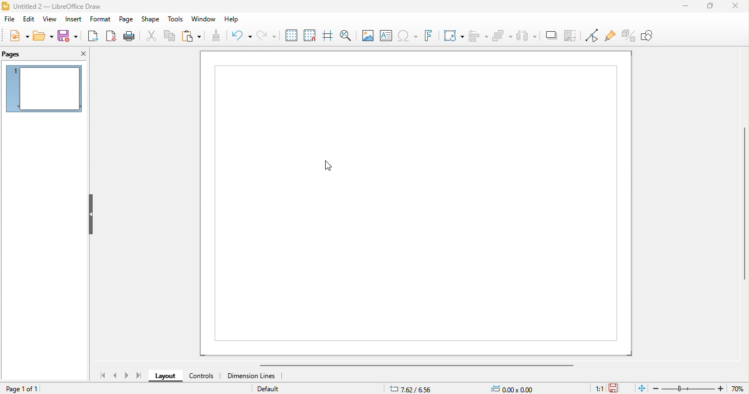 The width and height of the screenshot is (749, 394). What do you see at coordinates (290, 34) in the screenshot?
I see `display grid` at bounding box center [290, 34].